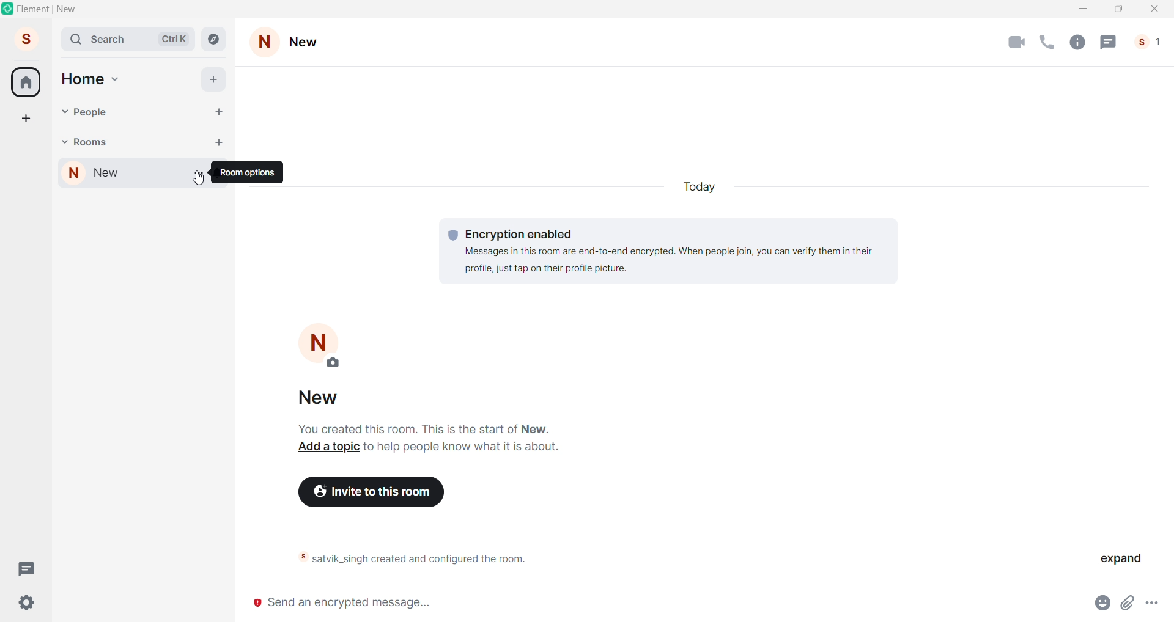 This screenshot has width=1174, height=622. I want to click on New You created this room. This is the start of New., so click(423, 412).